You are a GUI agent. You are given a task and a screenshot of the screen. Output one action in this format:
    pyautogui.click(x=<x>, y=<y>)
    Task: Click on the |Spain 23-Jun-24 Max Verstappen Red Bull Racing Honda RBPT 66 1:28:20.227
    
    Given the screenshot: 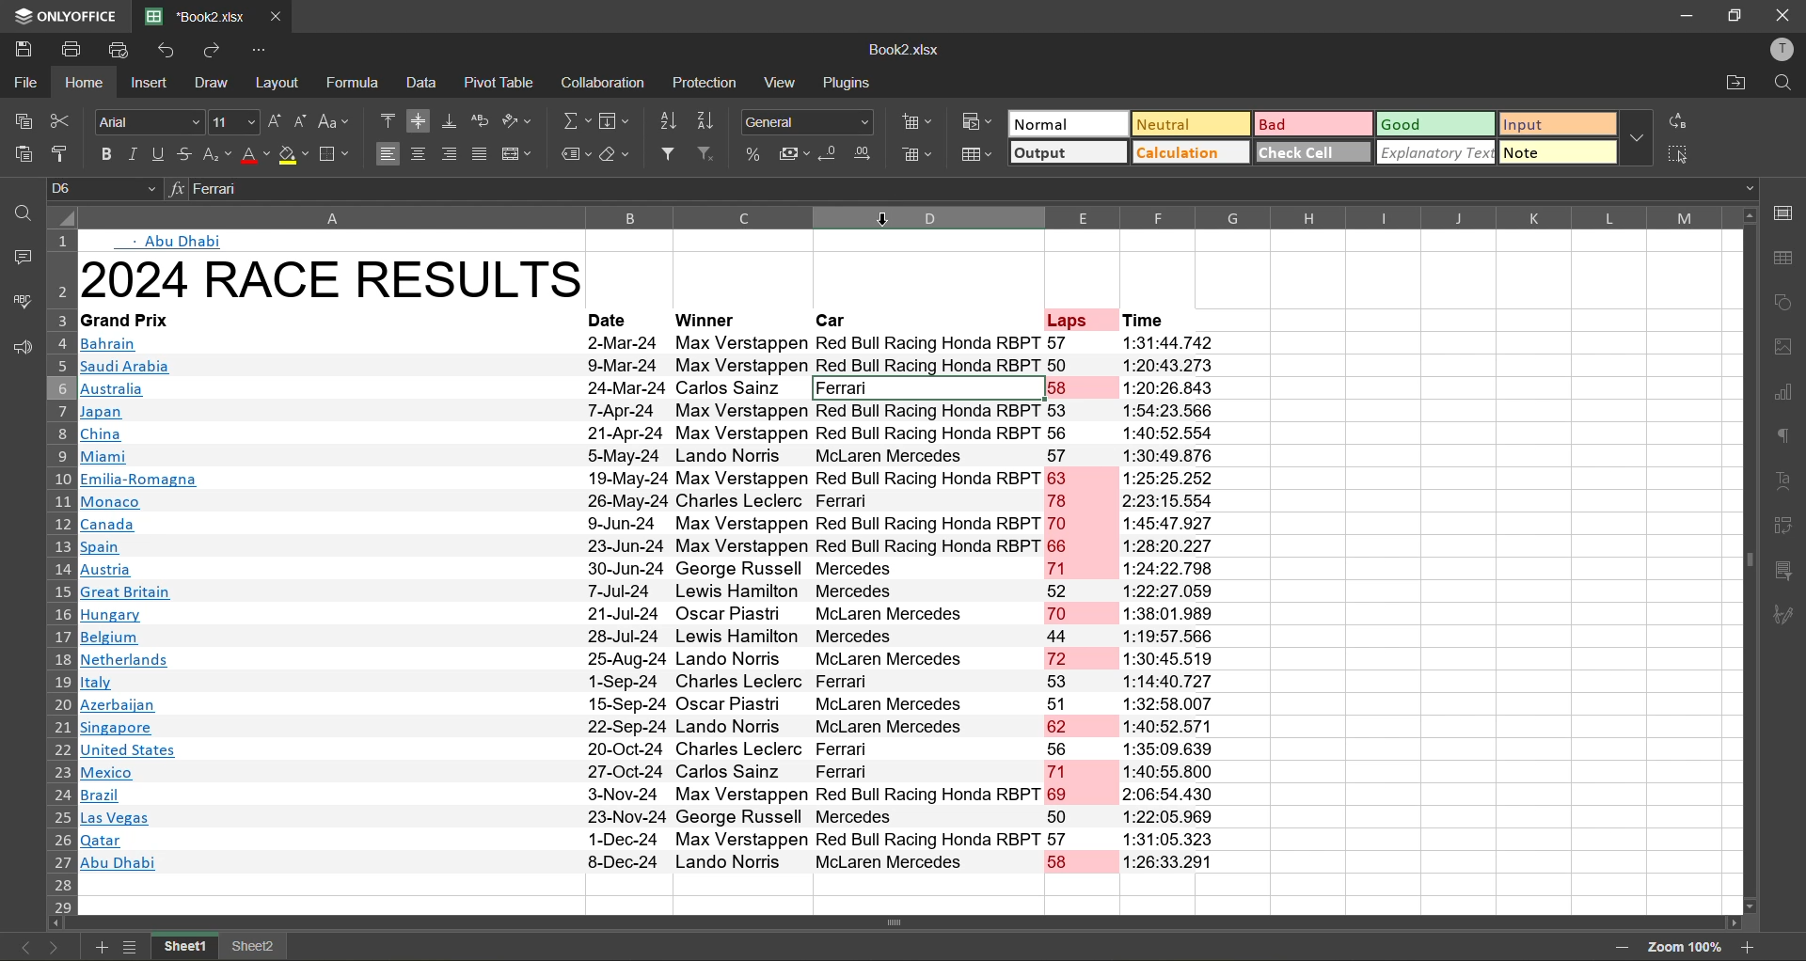 What is the action you would take?
    pyautogui.click(x=649, y=547)
    